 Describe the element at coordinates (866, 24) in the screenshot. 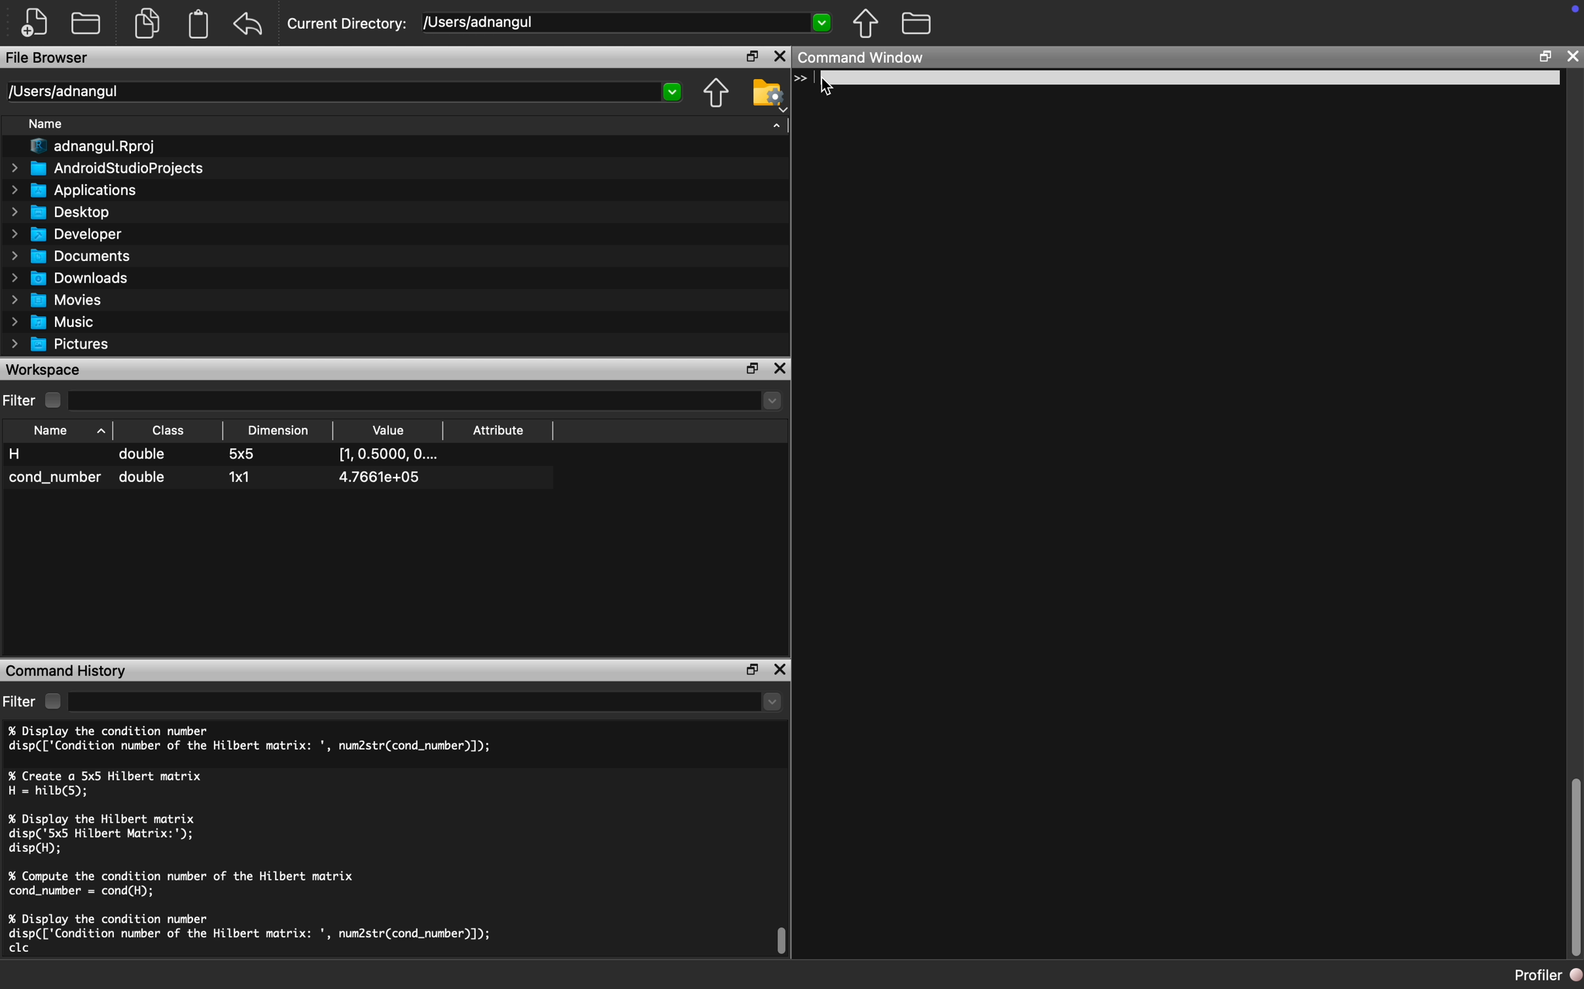

I see `Parent Directory` at that location.